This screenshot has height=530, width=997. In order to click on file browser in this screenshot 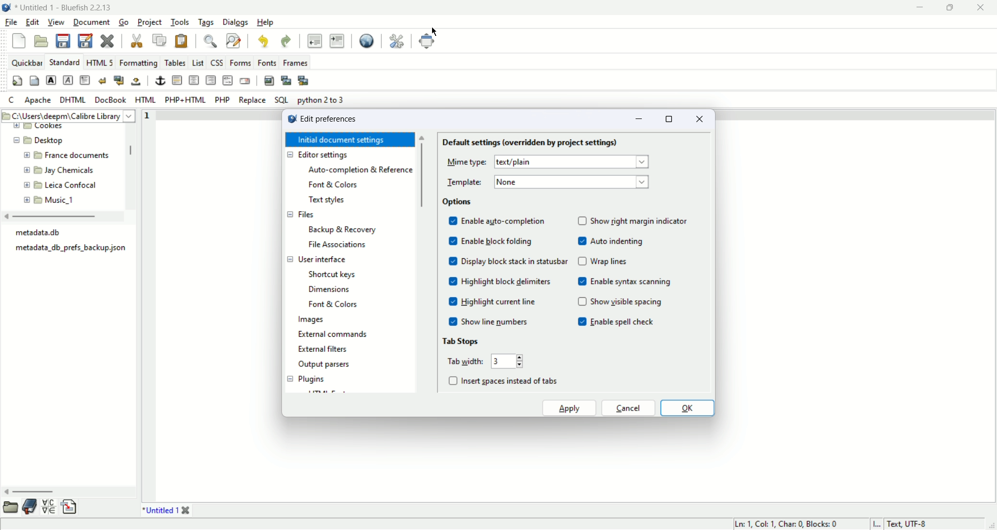, I will do `click(10, 507)`.